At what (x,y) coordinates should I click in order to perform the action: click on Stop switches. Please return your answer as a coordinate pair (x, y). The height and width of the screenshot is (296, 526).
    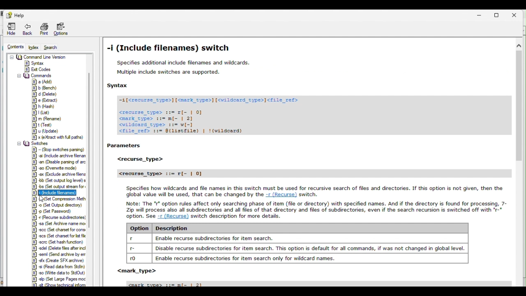
    Looking at the image, I should click on (58, 150).